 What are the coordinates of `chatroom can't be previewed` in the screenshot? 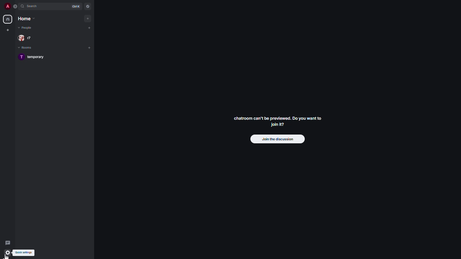 It's located at (279, 123).